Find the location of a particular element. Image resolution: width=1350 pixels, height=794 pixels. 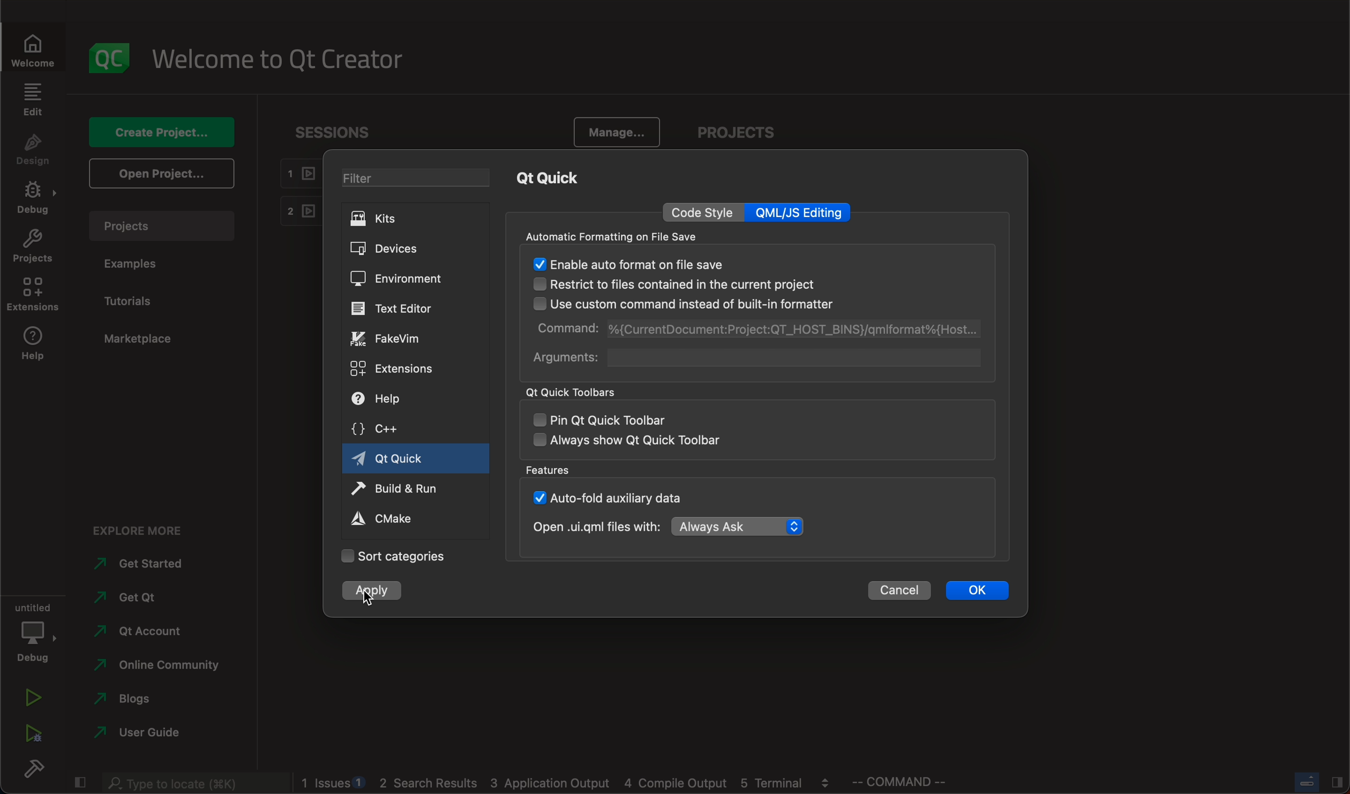

kits is located at coordinates (420, 219).